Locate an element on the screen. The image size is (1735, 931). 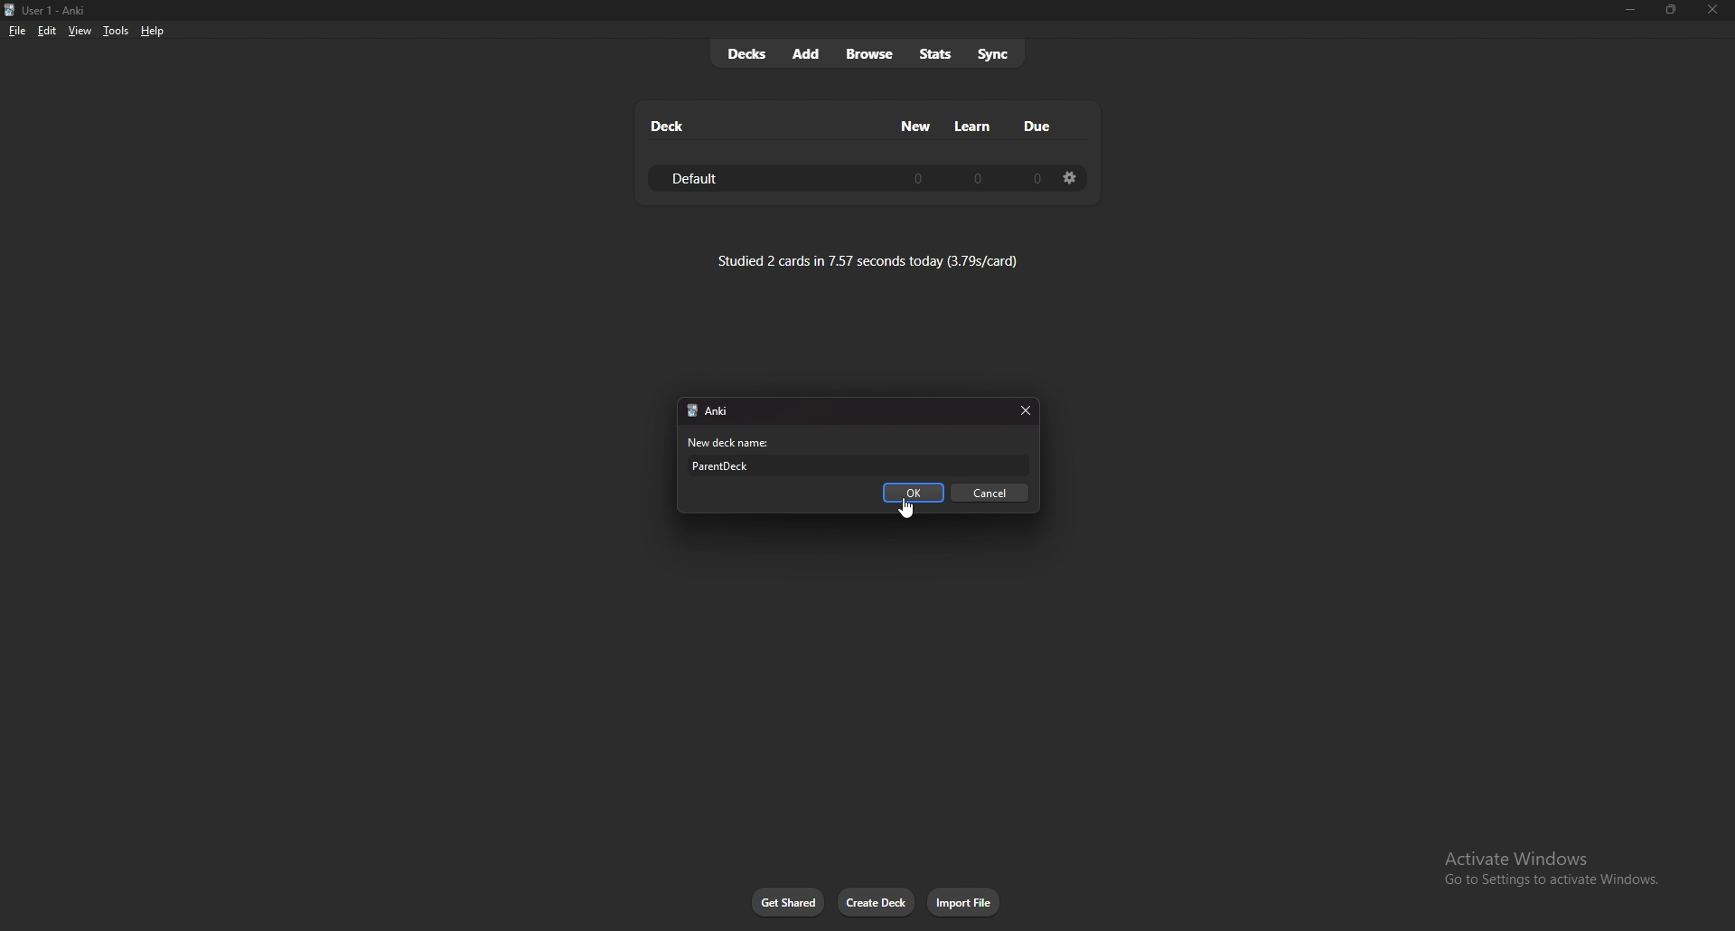
new is located at coordinates (917, 126).